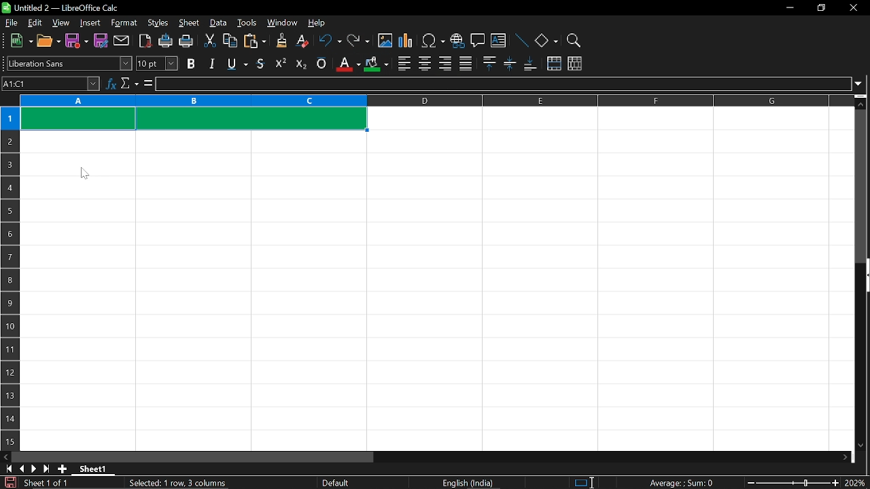  What do you see at coordinates (8, 263) in the screenshot?
I see `rows` at bounding box center [8, 263].